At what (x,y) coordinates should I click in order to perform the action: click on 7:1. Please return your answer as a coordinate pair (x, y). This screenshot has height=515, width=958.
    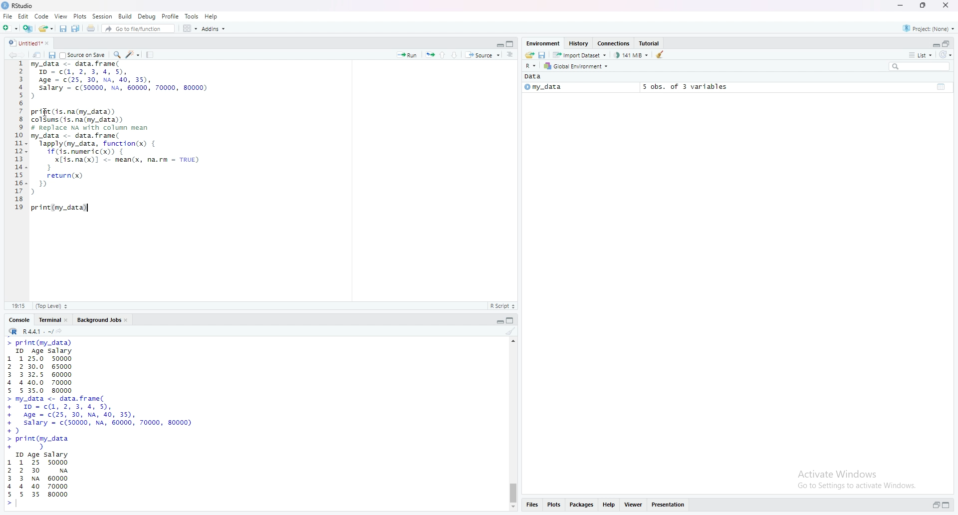
    Looking at the image, I should click on (18, 305).